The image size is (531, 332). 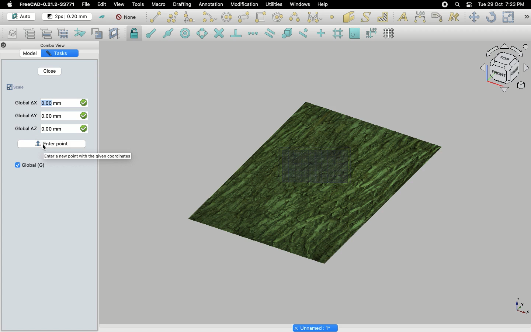 I want to click on Snap dimensions, so click(x=370, y=33).